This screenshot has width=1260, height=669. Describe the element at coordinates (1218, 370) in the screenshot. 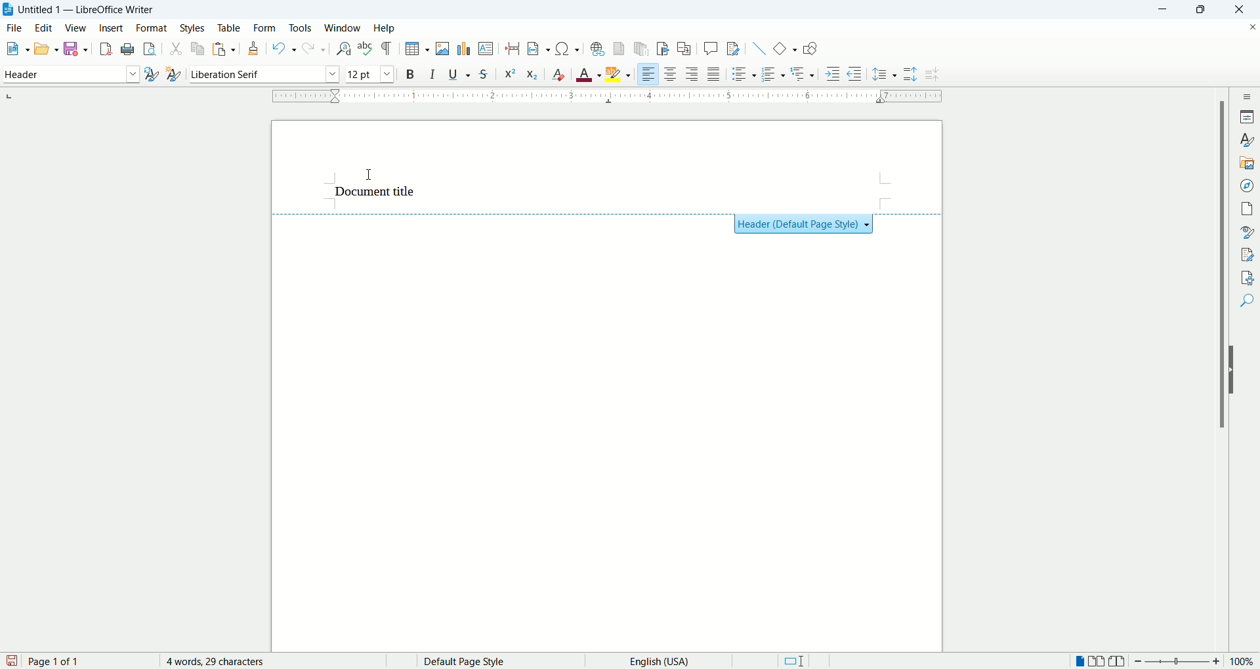

I see `vertical scroll bar` at that location.